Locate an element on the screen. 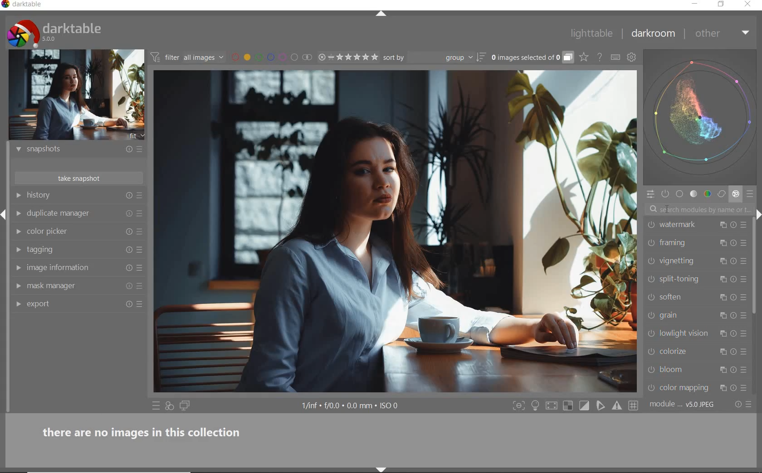  reset is located at coordinates (128, 305).